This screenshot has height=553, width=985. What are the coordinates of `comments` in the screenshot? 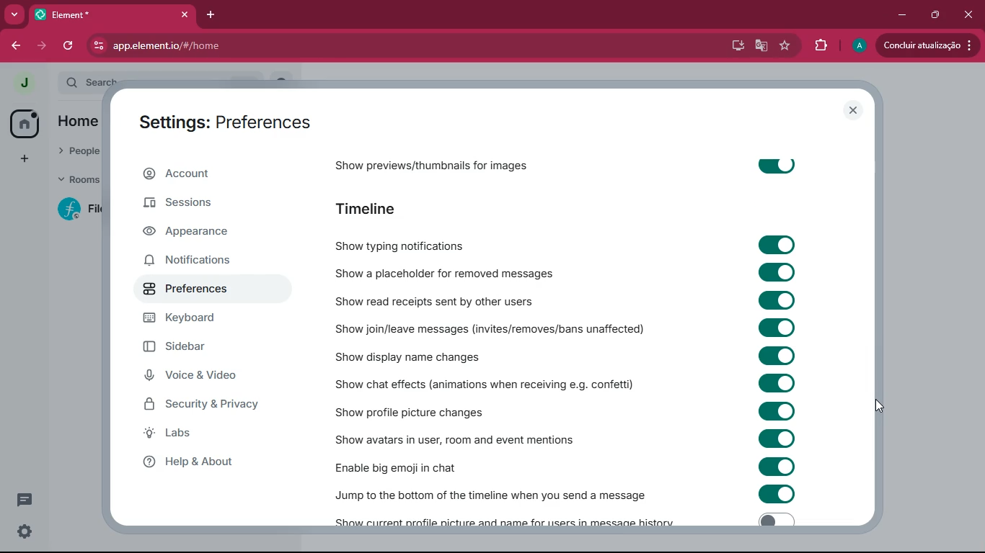 It's located at (25, 494).